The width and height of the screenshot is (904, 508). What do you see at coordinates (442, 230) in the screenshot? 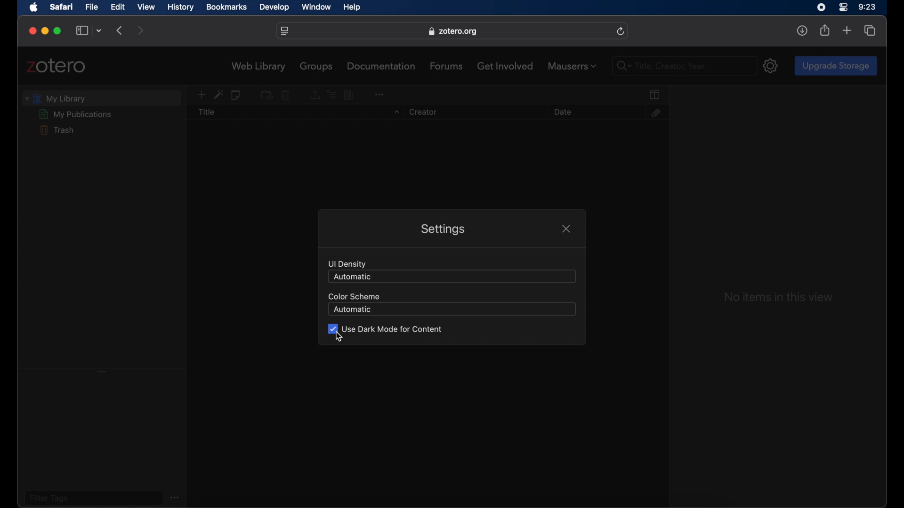
I see `settings` at bounding box center [442, 230].